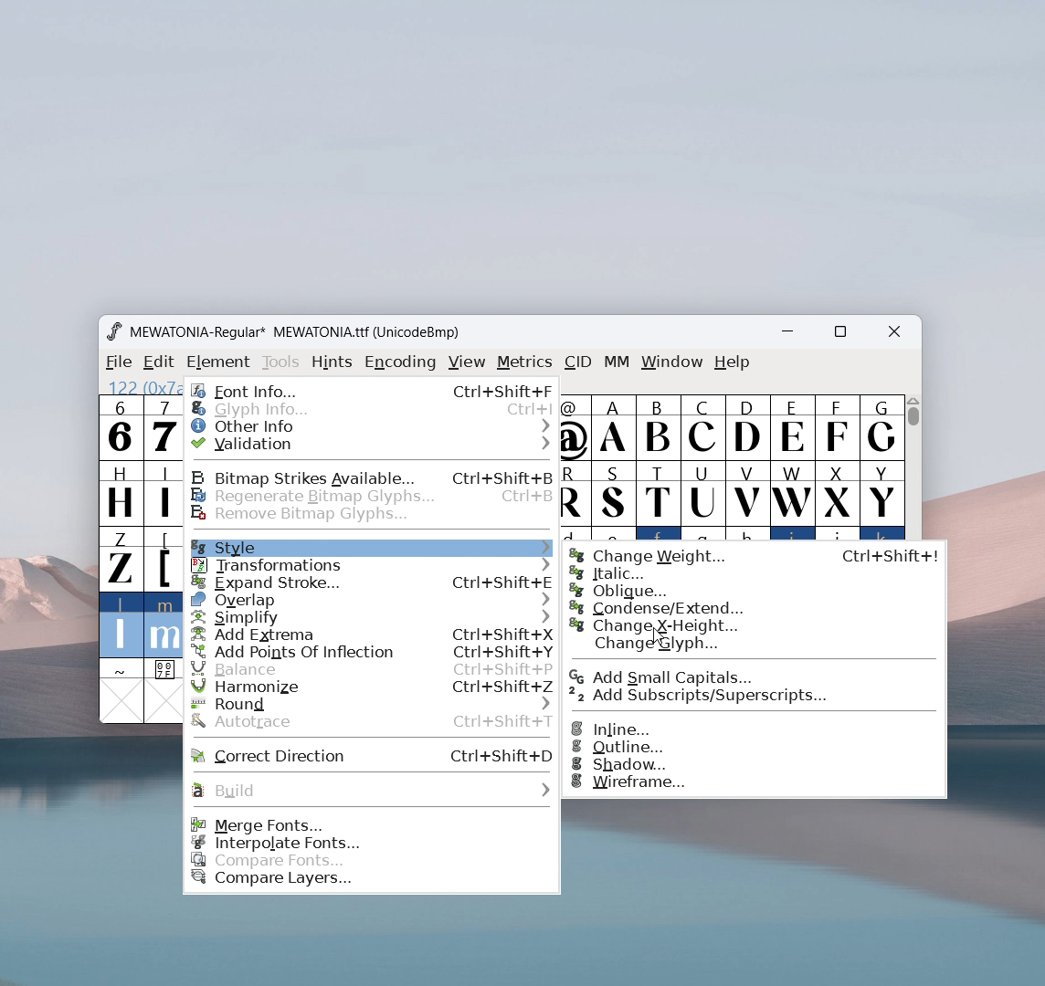  Describe the element at coordinates (372, 635) in the screenshot. I see `add extrema` at that location.